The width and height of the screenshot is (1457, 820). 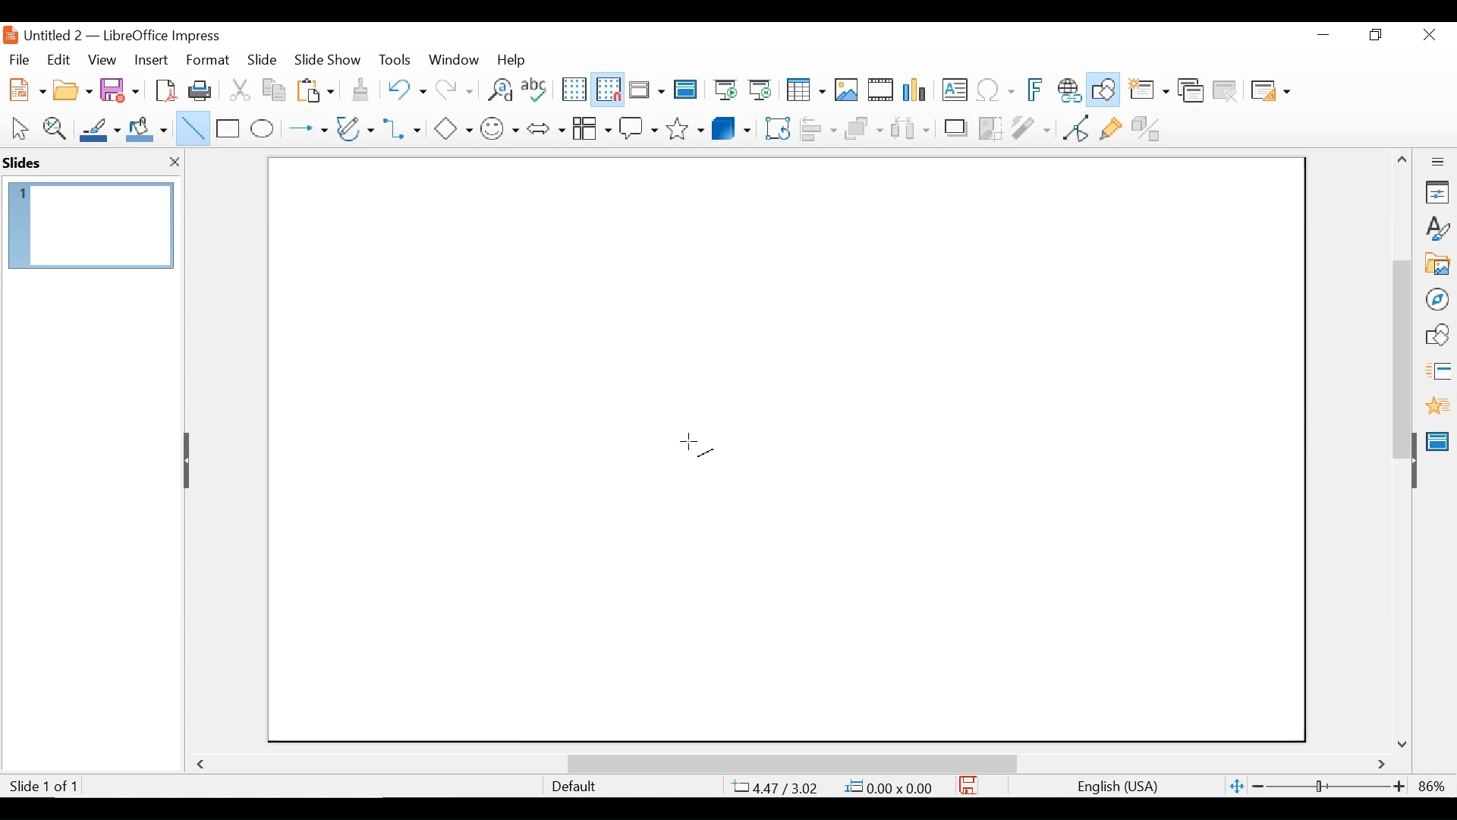 I want to click on Cursor, so click(x=697, y=447).